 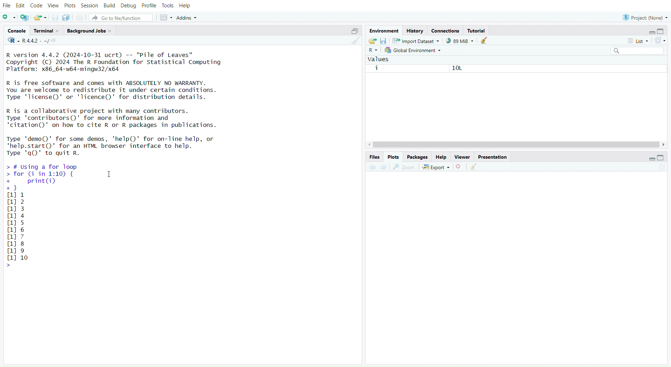 What do you see at coordinates (60, 177) in the screenshot?
I see `> # Using a for loop for (i in 1:10) { print(i)}` at bounding box center [60, 177].